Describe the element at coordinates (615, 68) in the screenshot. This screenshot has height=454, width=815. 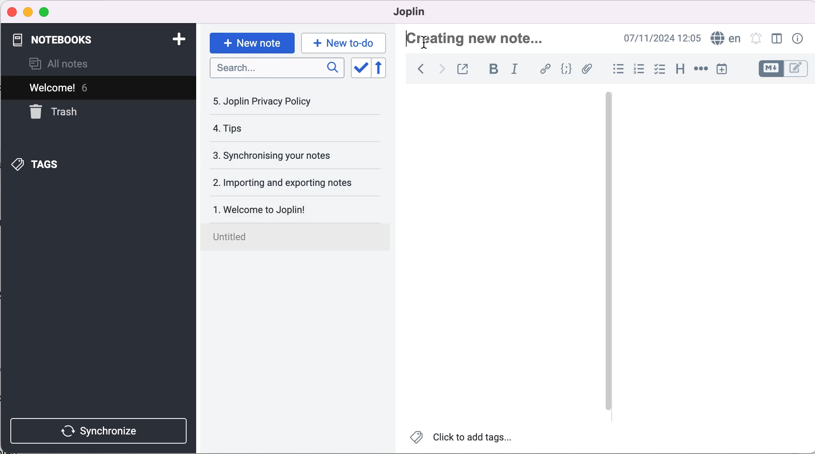
I see `bulleted list` at that location.